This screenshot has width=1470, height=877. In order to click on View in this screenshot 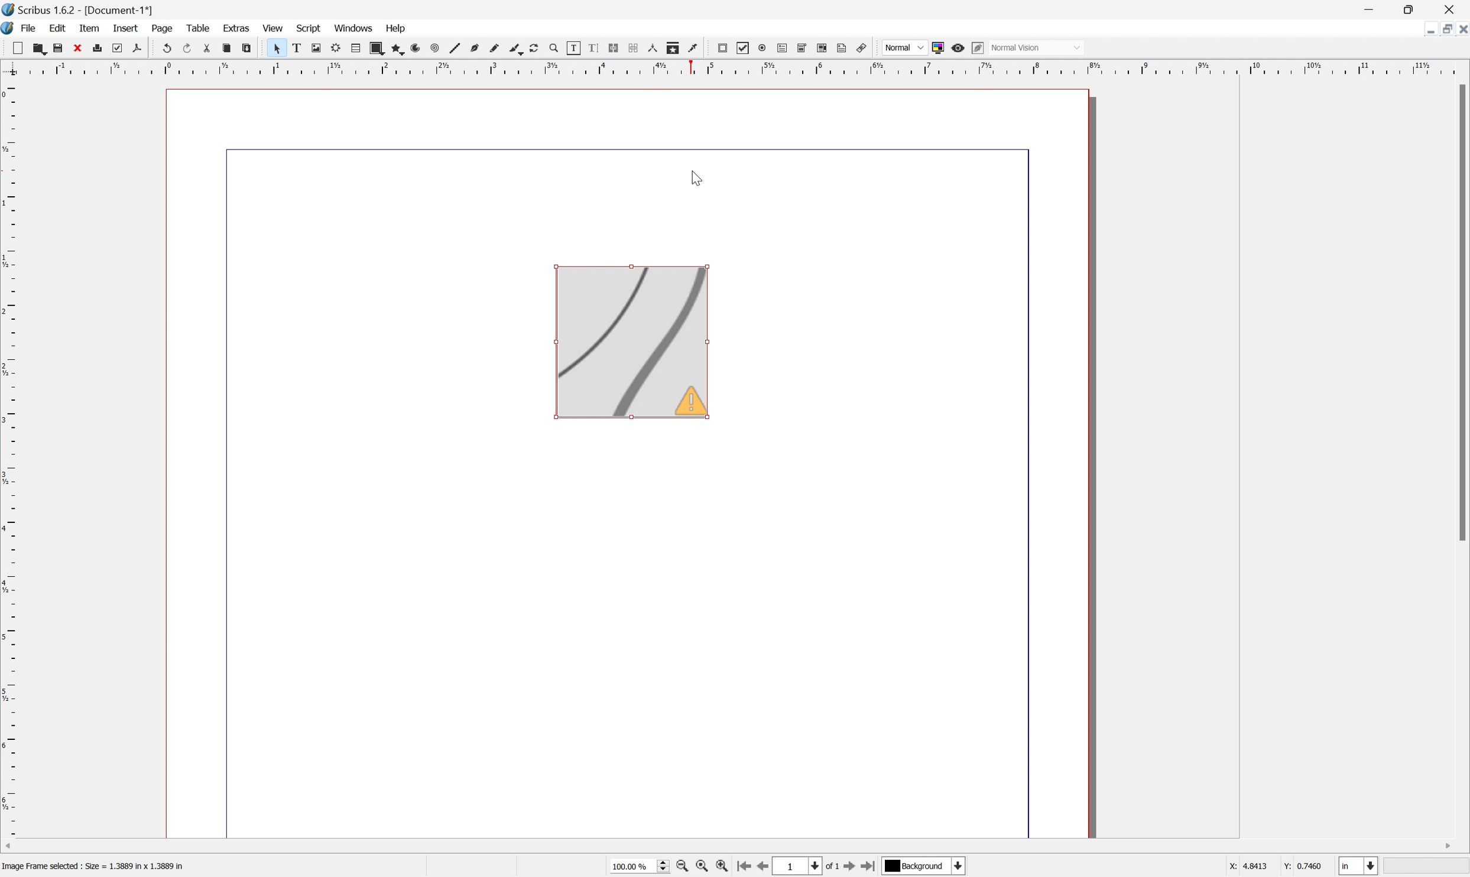, I will do `click(272, 30)`.